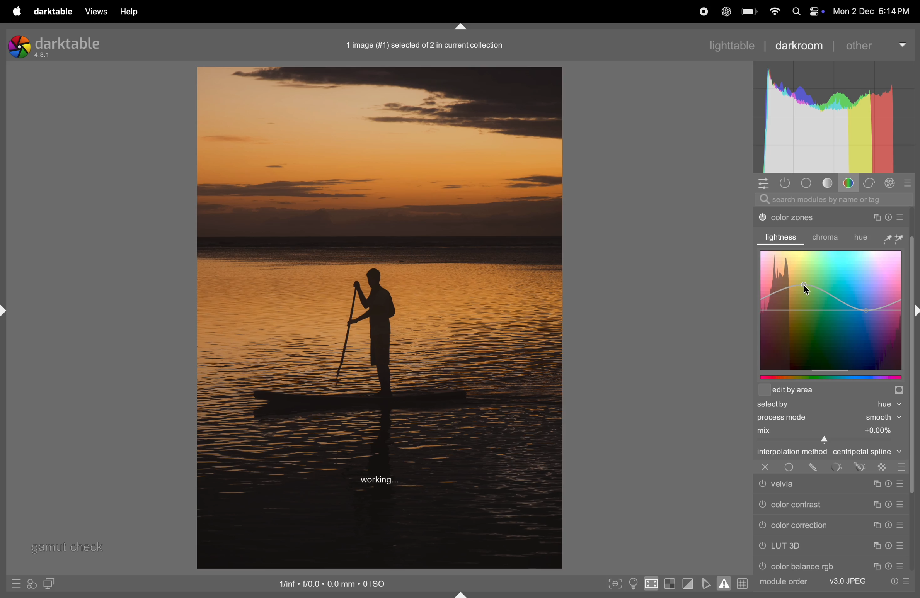 The image size is (920, 598). What do you see at coordinates (726, 46) in the screenshot?
I see `lightable` at bounding box center [726, 46].